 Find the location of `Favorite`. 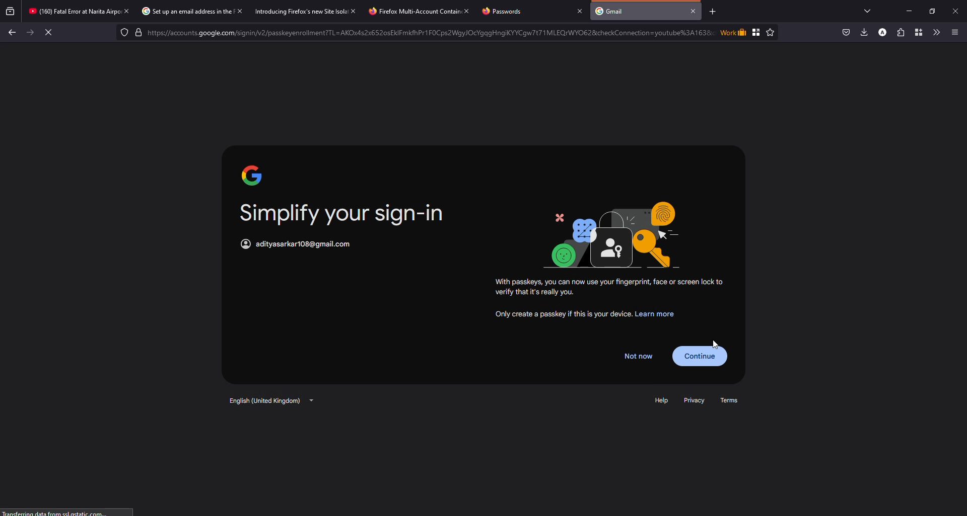

Favorite is located at coordinates (771, 32).